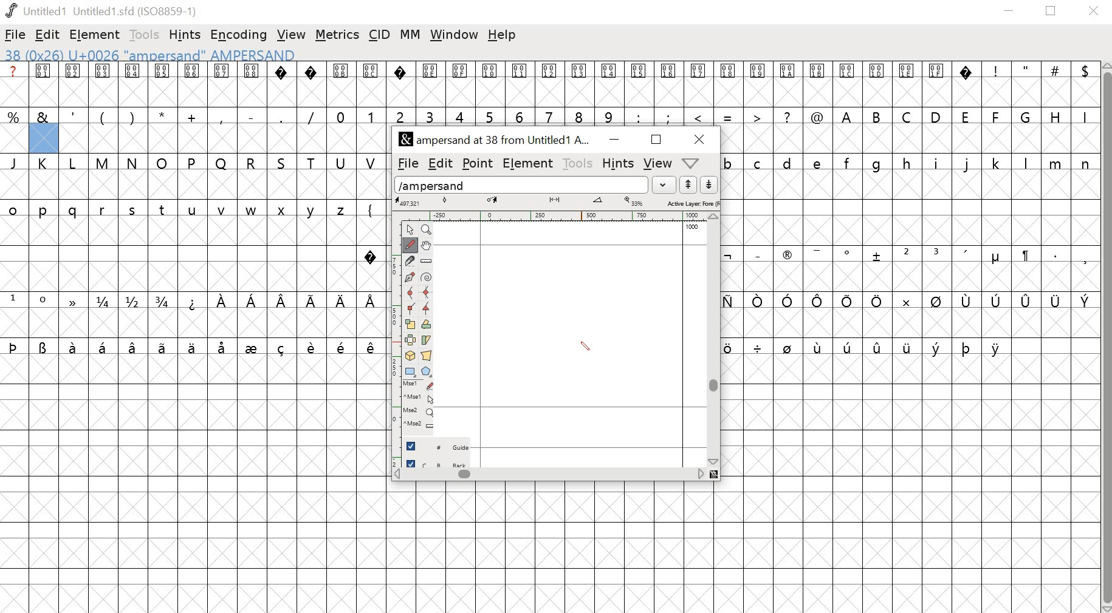 The image size is (1112, 613). Describe the element at coordinates (193, 301) in the screenshot. I see `symbol` at that location.